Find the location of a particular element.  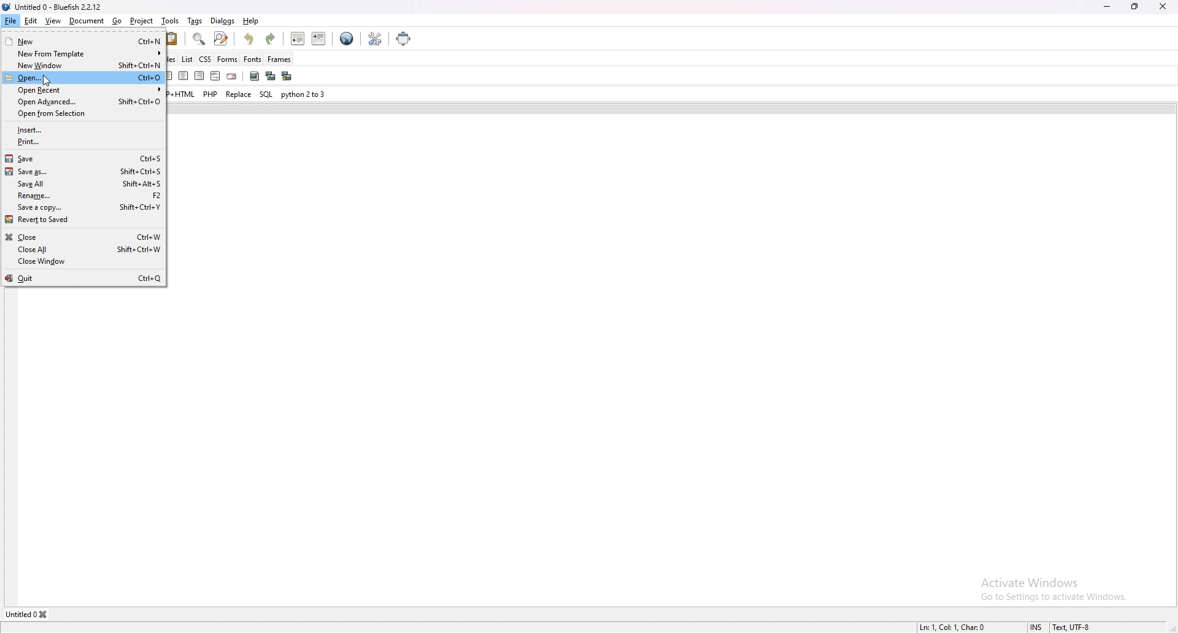

view is located at coordinates (53, 21).